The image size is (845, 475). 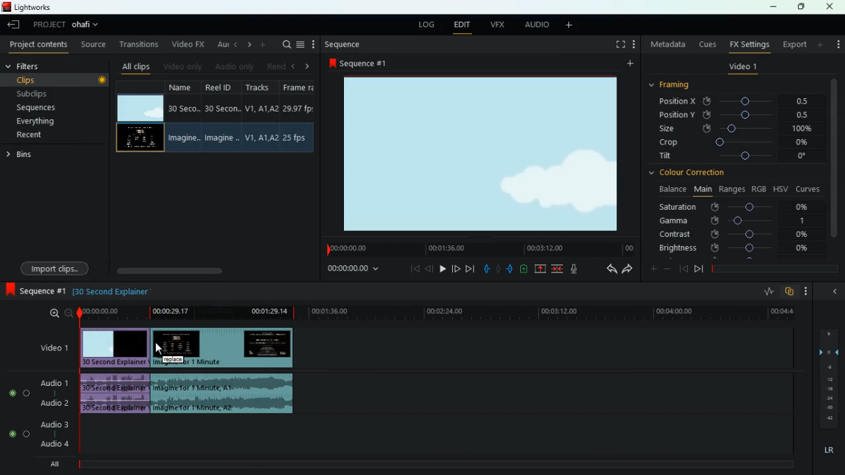 What do you see at coordinates (740, 114) in the screenshot?
I see `position y` at bounding box center [740, 114].